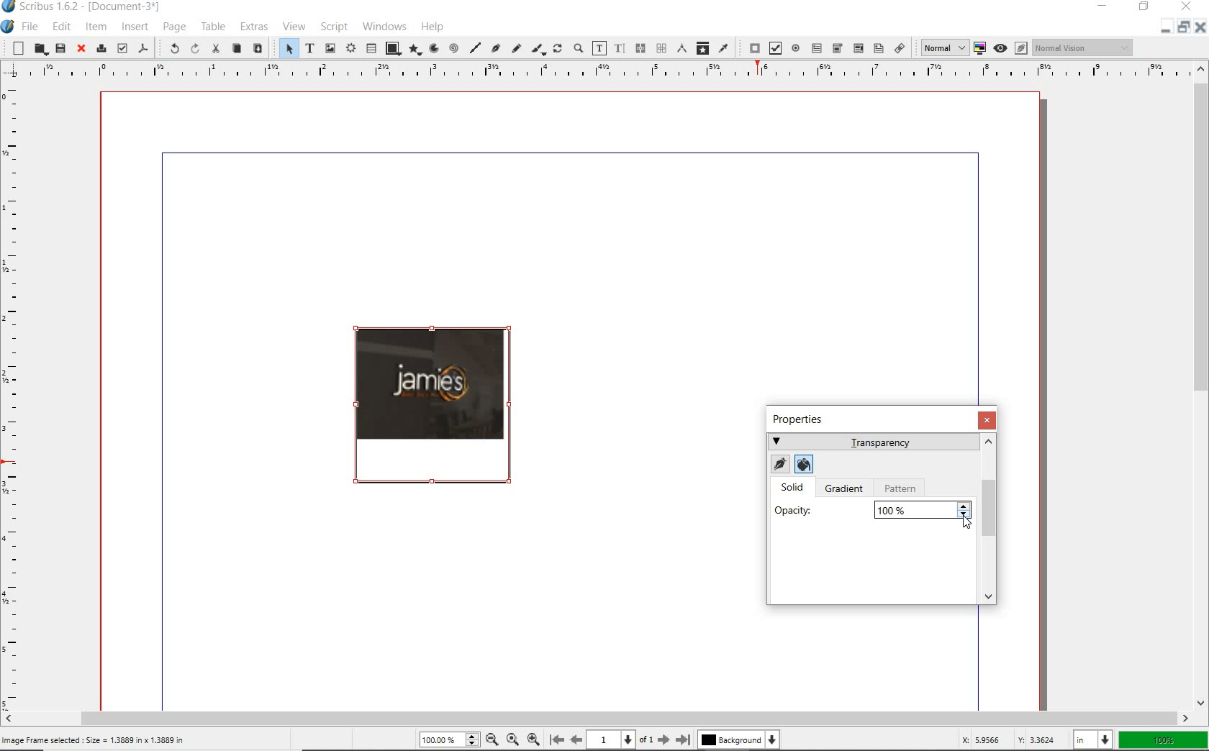 The width and height of the screenshot is (1209, 751). Describe the element at coordinates (40, 50) in the screenshot. I see `open` at that location.